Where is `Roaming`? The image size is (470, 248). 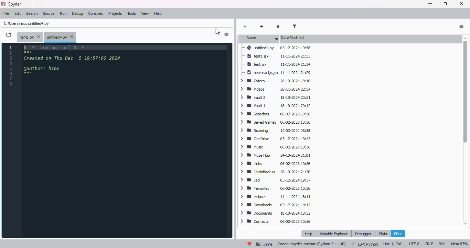 Roaming is located at coordinates (275, 147).